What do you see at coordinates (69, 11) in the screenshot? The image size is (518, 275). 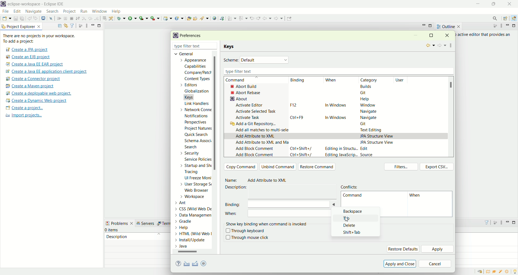 I see `project` at bounding box center [69, 11].